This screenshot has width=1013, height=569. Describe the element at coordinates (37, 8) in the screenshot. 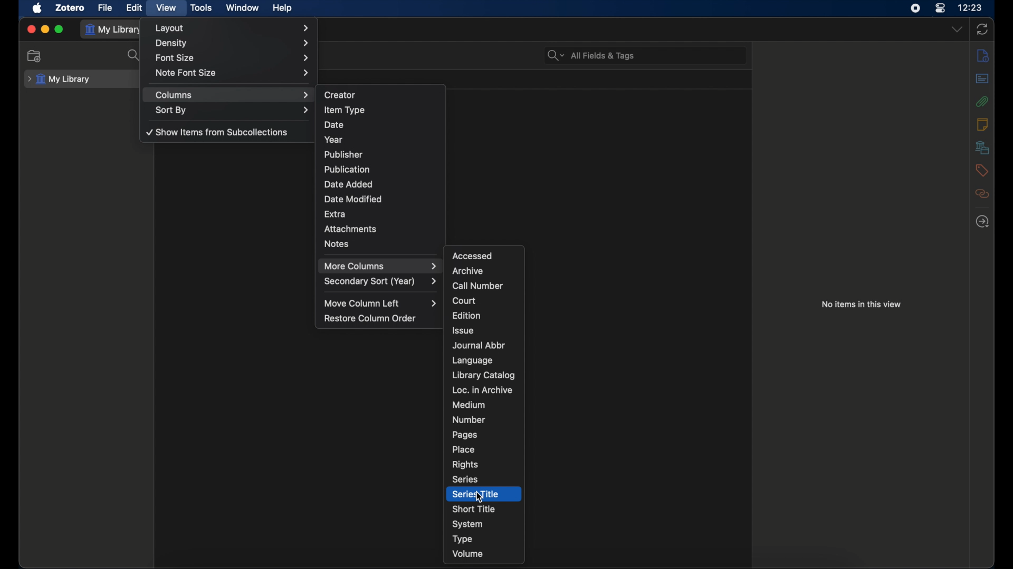

I see `apple` at that location.